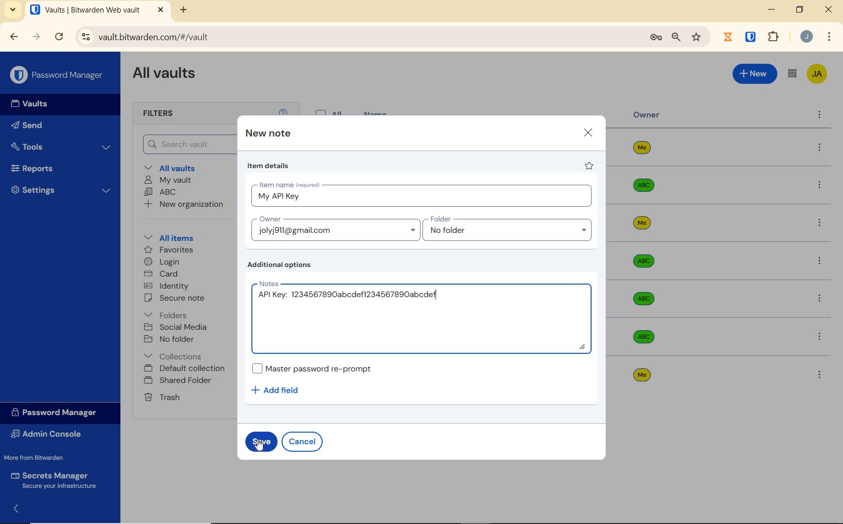  What do you see at coordinates (179, 169) in the screenshot?
I see `All vaults` at bounding box center [179, 169].